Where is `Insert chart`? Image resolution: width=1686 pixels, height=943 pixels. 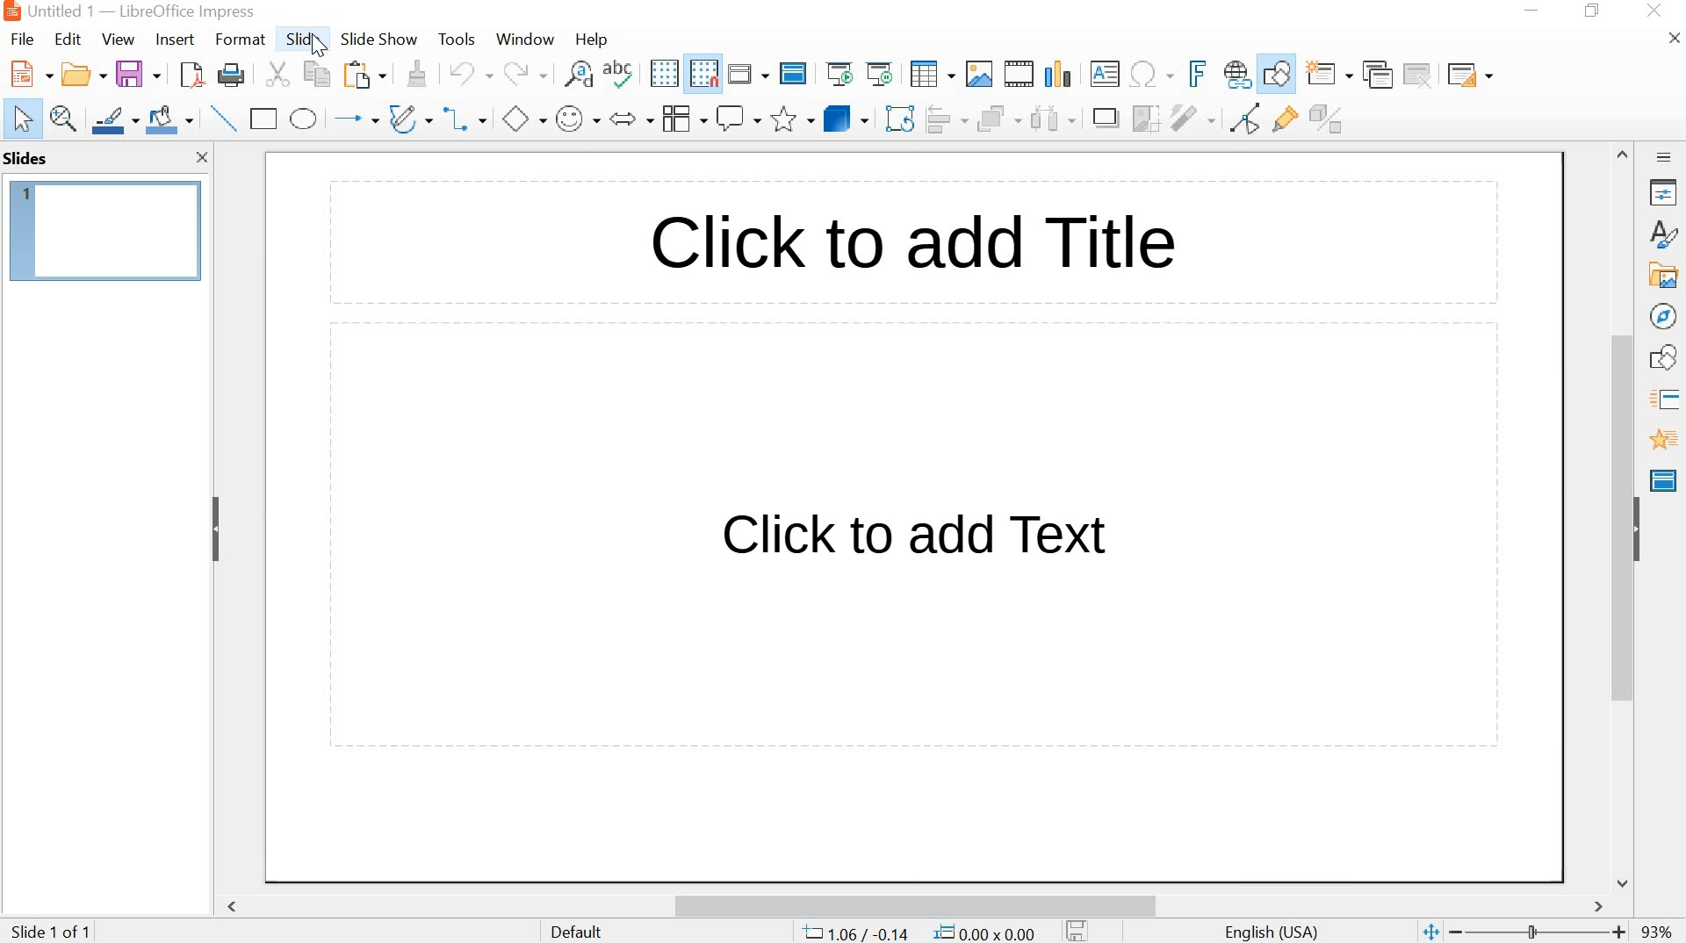
Insert chart is located at coordinates (1057, 72).